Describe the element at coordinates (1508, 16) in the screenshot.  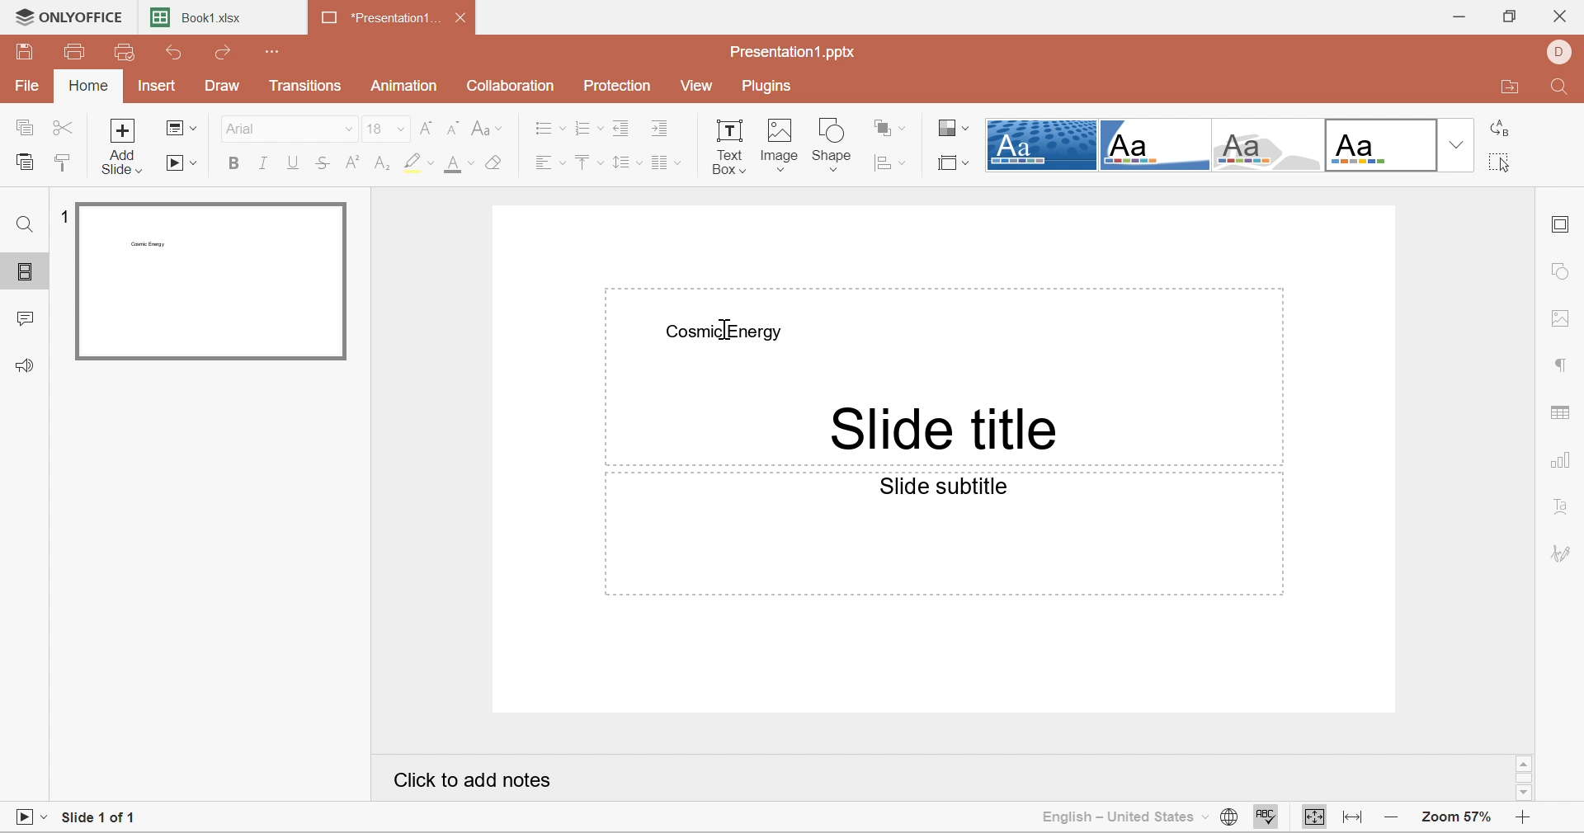
I see `Restore Down` at that location.